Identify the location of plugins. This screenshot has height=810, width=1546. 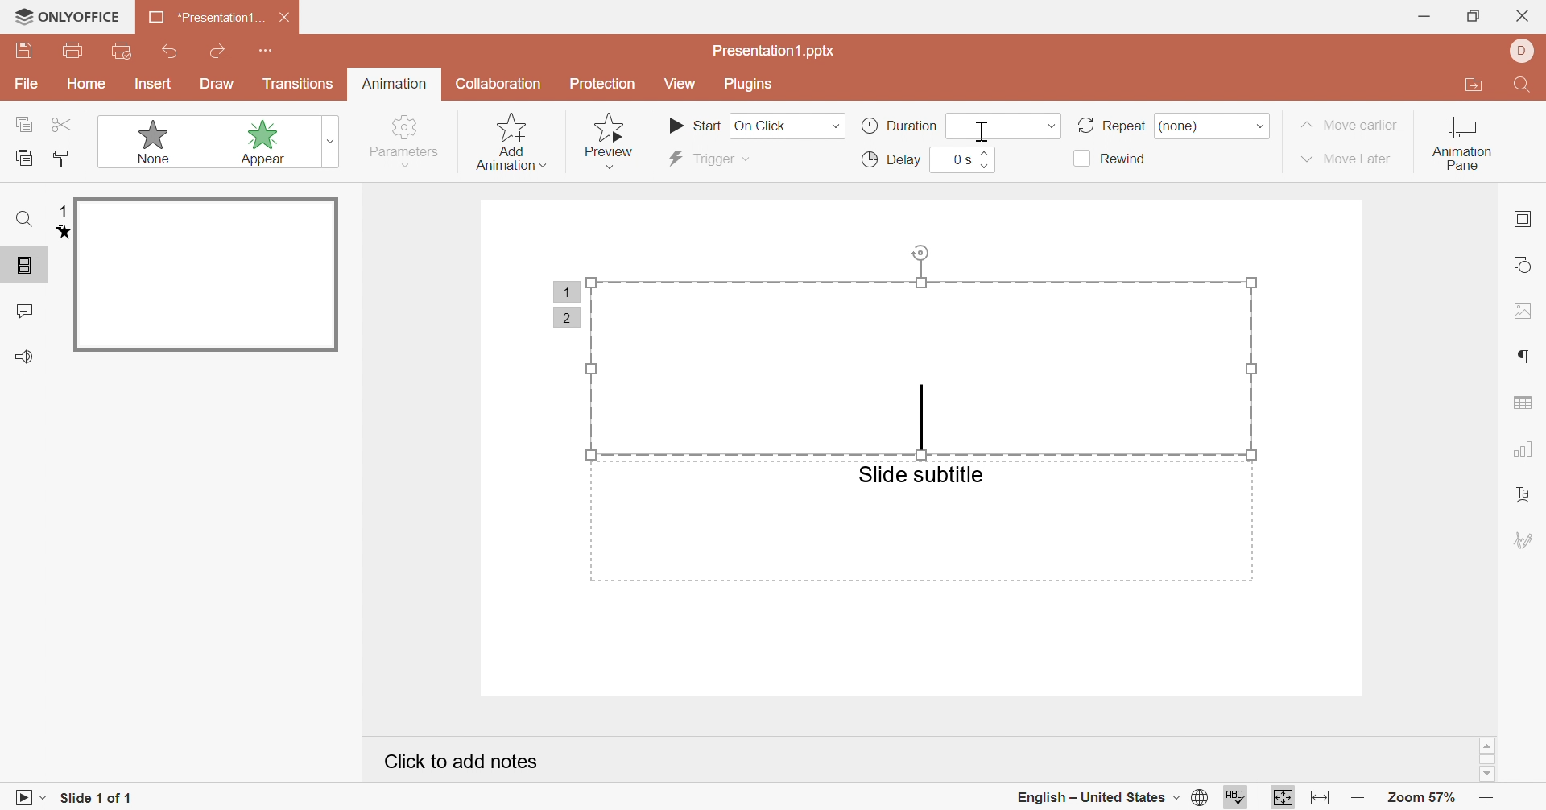
(749, 85).